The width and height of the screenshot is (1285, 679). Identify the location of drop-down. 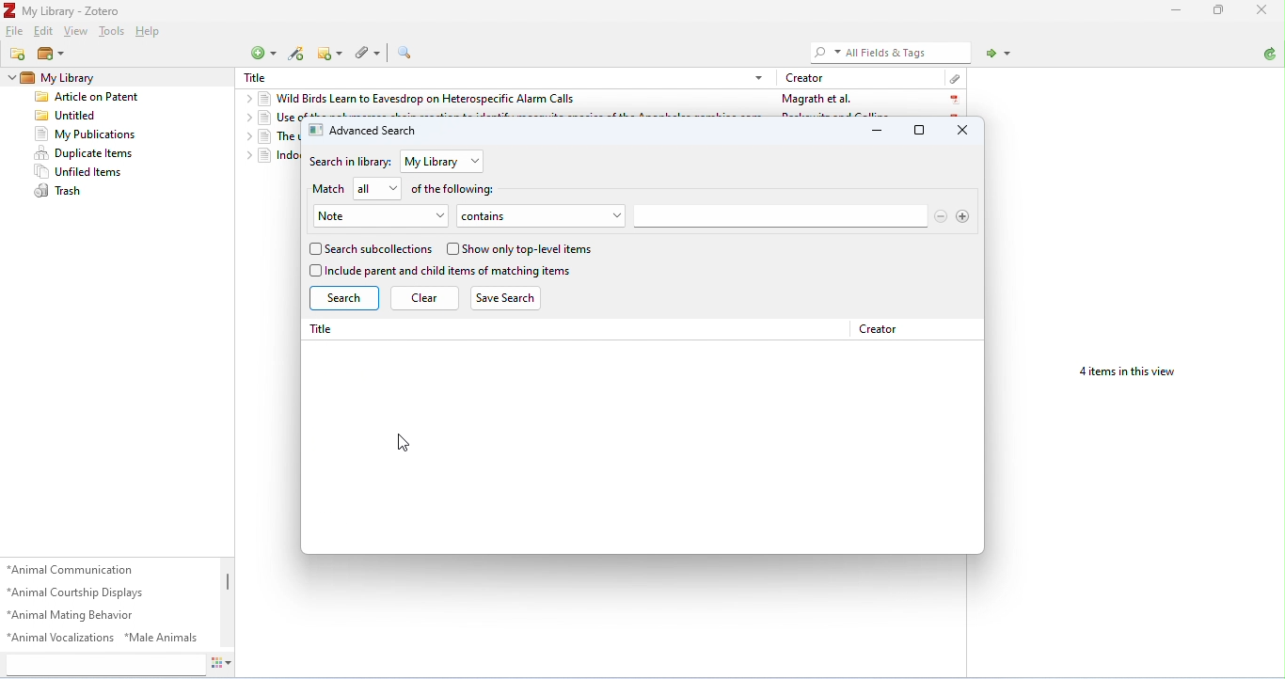
(613, 215).